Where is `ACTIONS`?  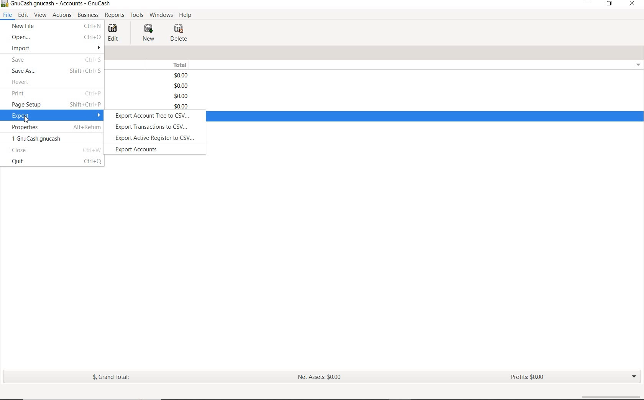 ACTIONS is located at coordinates (62, 16).